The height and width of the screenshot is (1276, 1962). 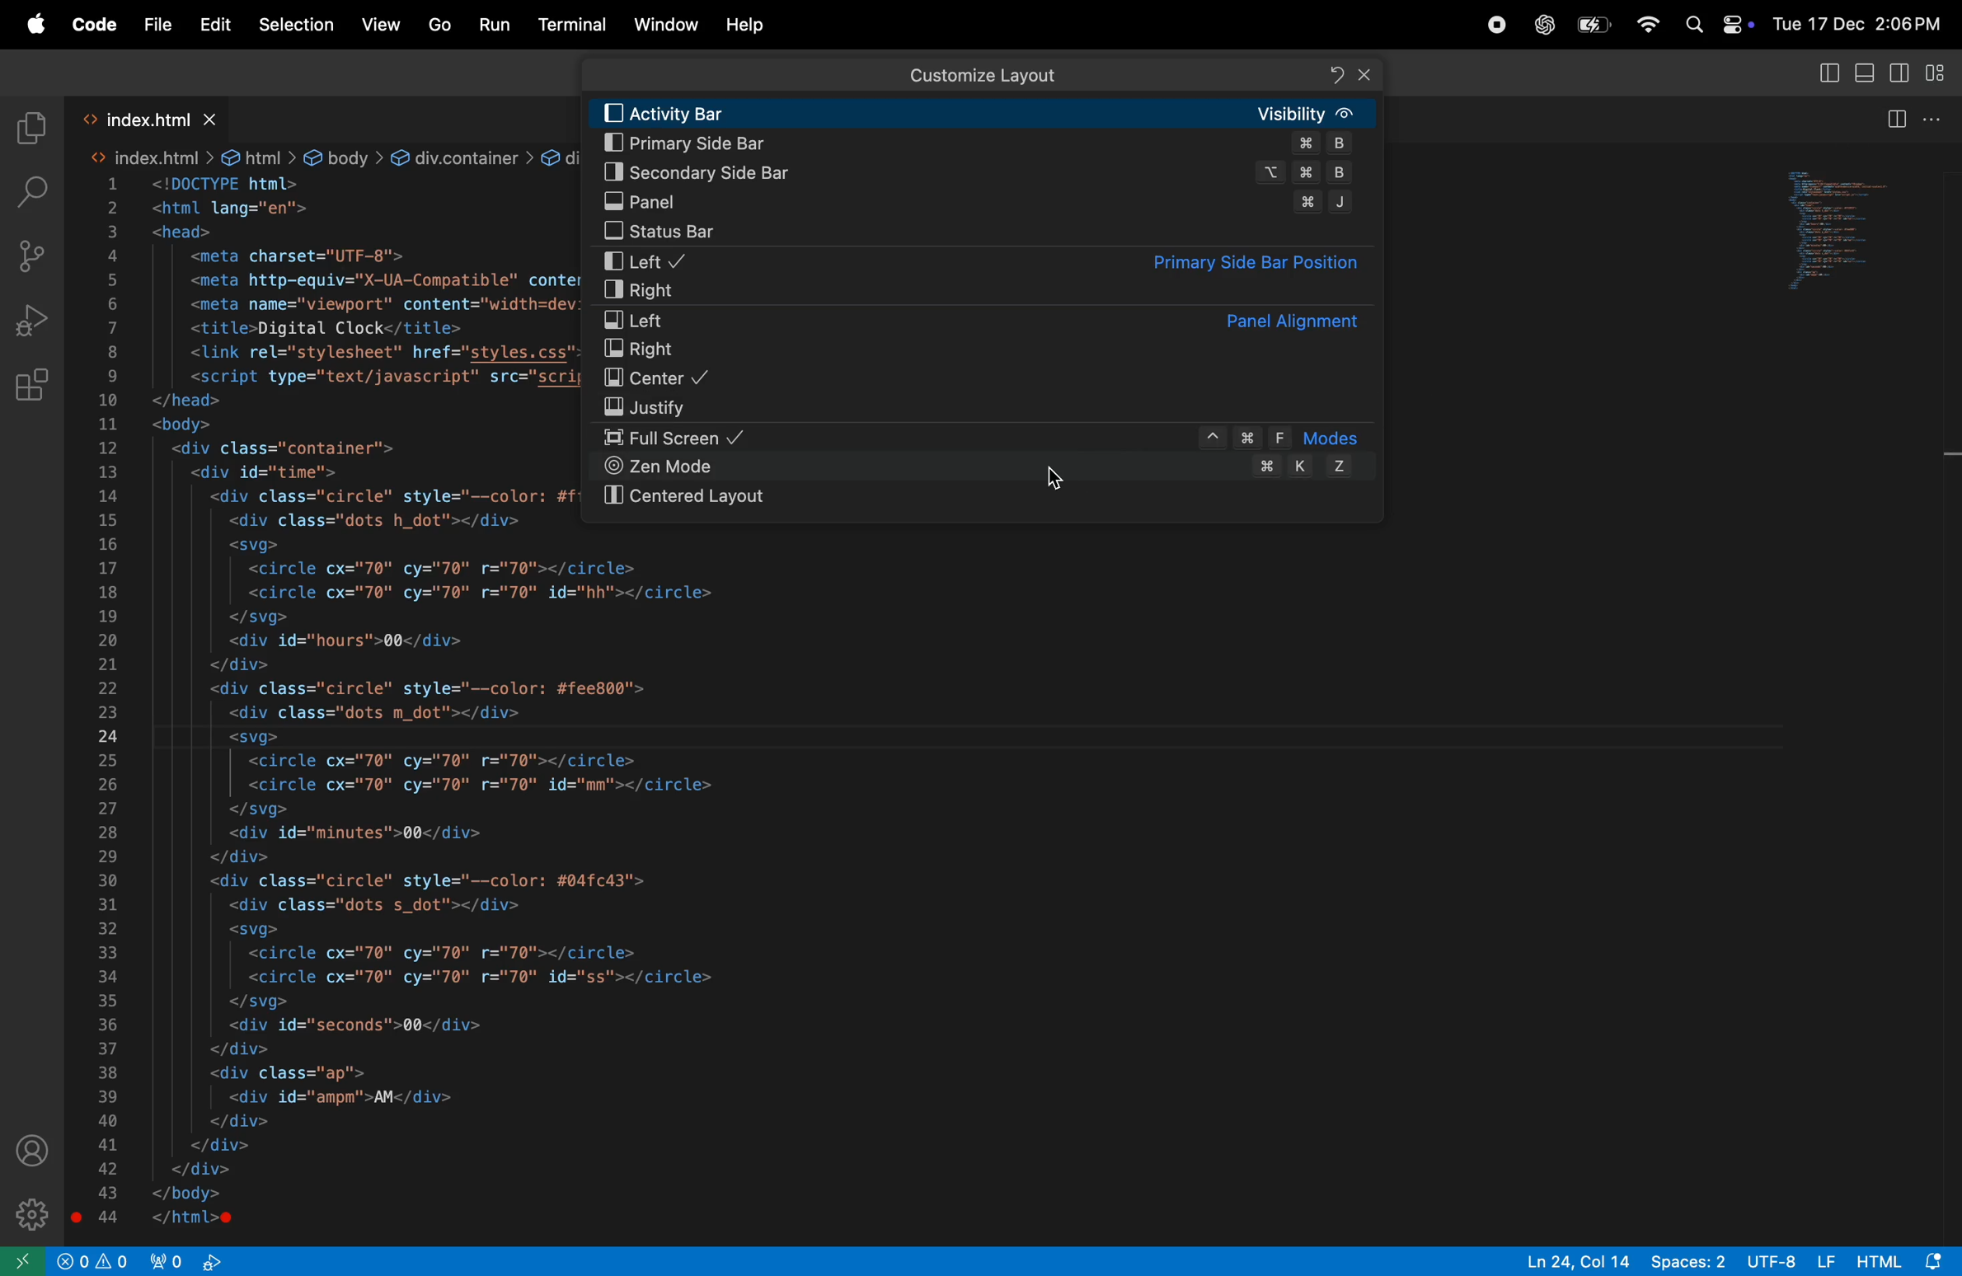 What do you see at coordinates (30, 191) in the screenshot?
I see `search` at bounding box center [30, 191].